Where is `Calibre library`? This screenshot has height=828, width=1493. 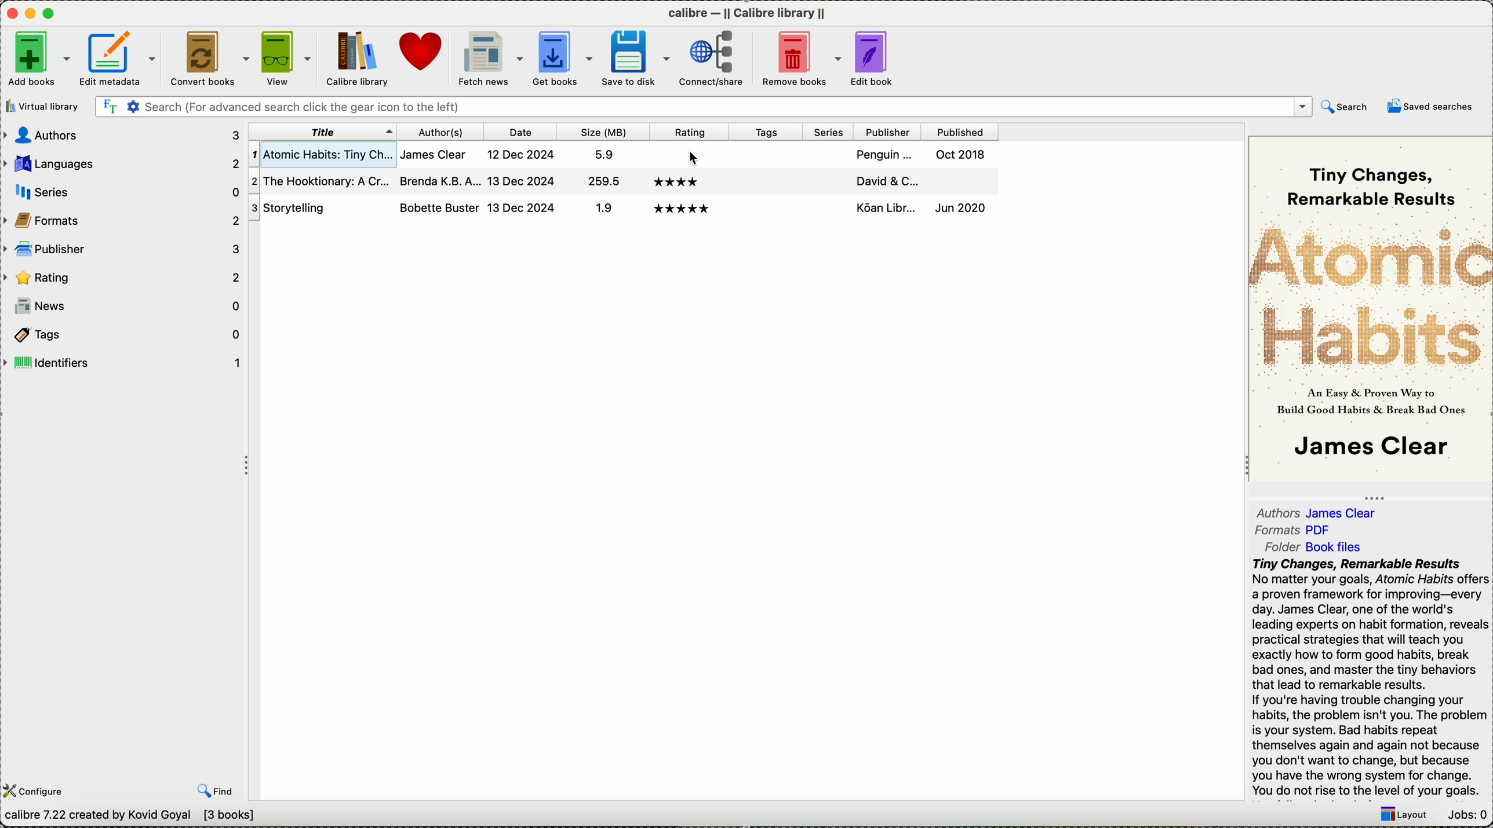
Calibre library is located at coordinates (357, 59).